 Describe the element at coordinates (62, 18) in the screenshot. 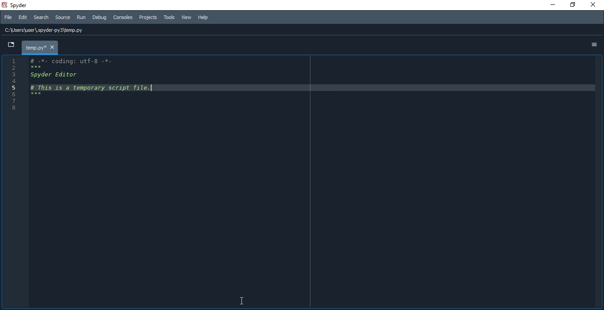

I see `source ` at that location.